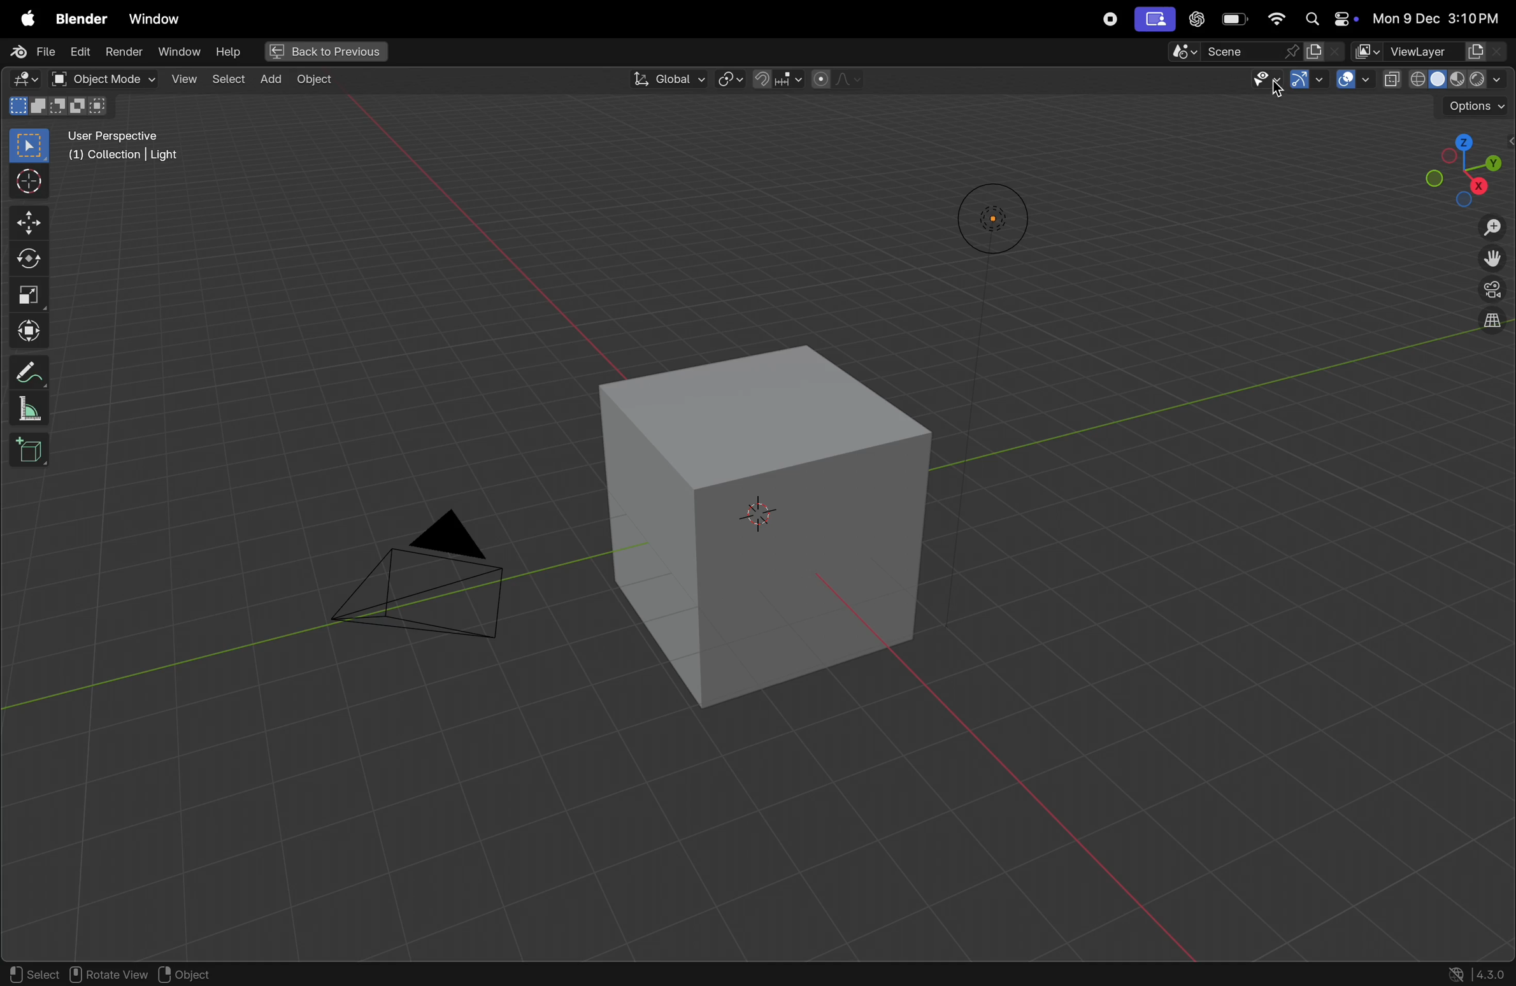 This screenshot has width=1516, height=986. What do you see at coordinates (1492, 229) in the screenshot?
I see `zoomin out` at bounding box center [1492, 229].